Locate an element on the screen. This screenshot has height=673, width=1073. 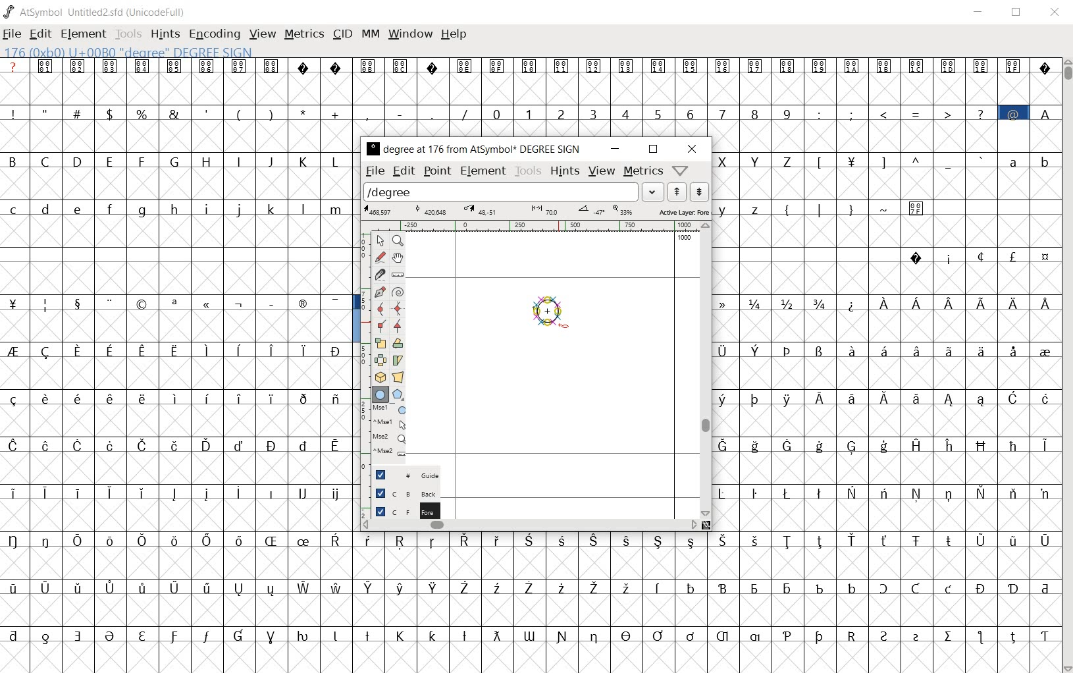
special letters is located at coordinates (176, 539).